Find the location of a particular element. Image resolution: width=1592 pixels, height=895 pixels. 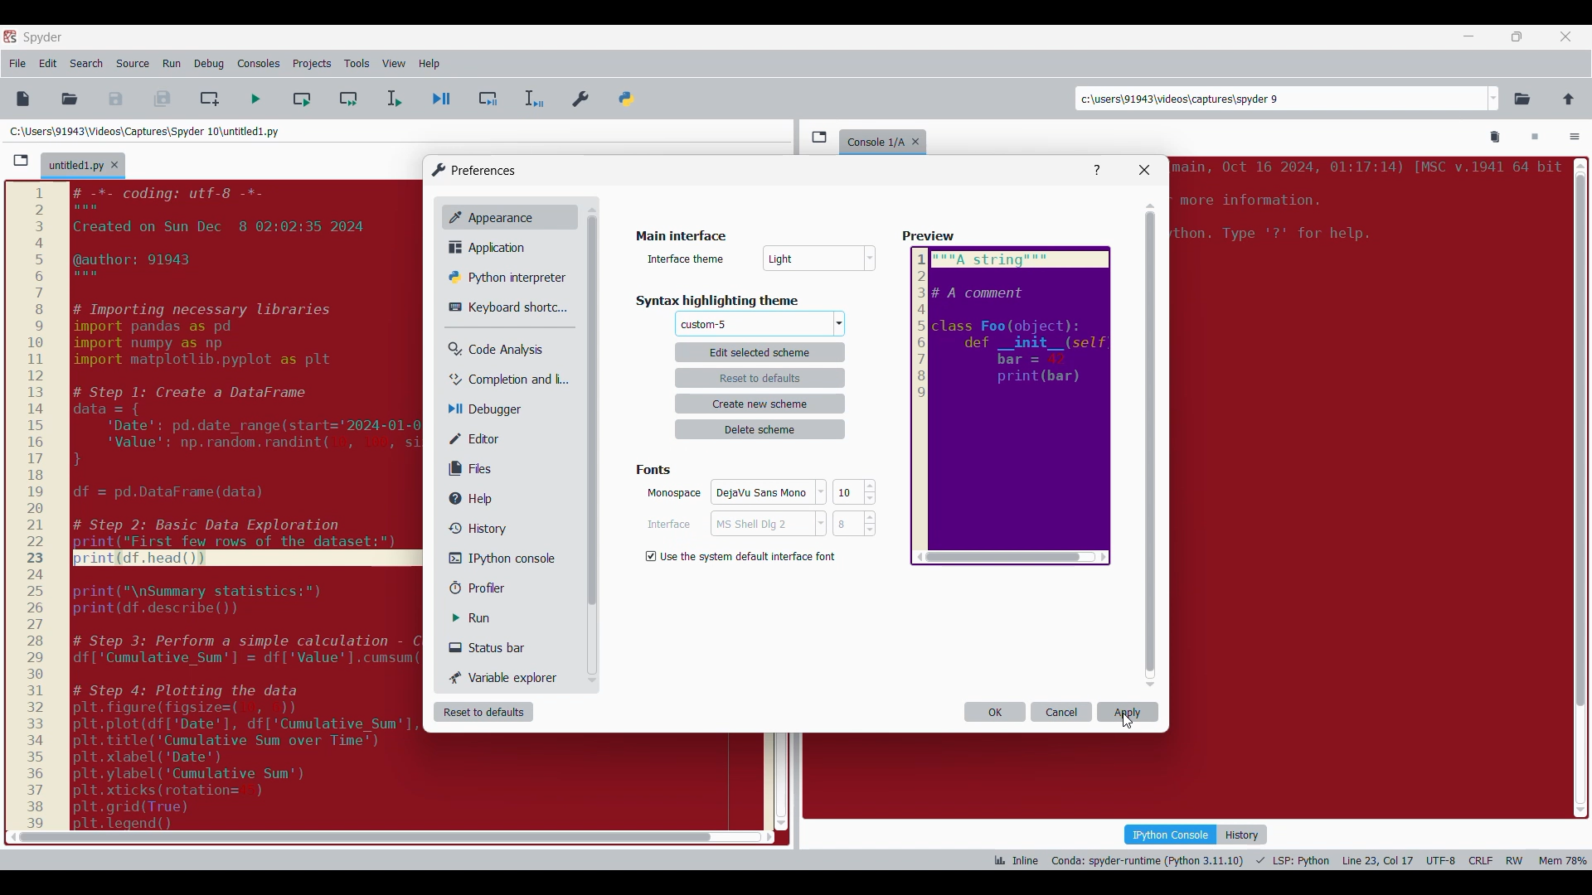

fonts is located at coordinates (658, 467).